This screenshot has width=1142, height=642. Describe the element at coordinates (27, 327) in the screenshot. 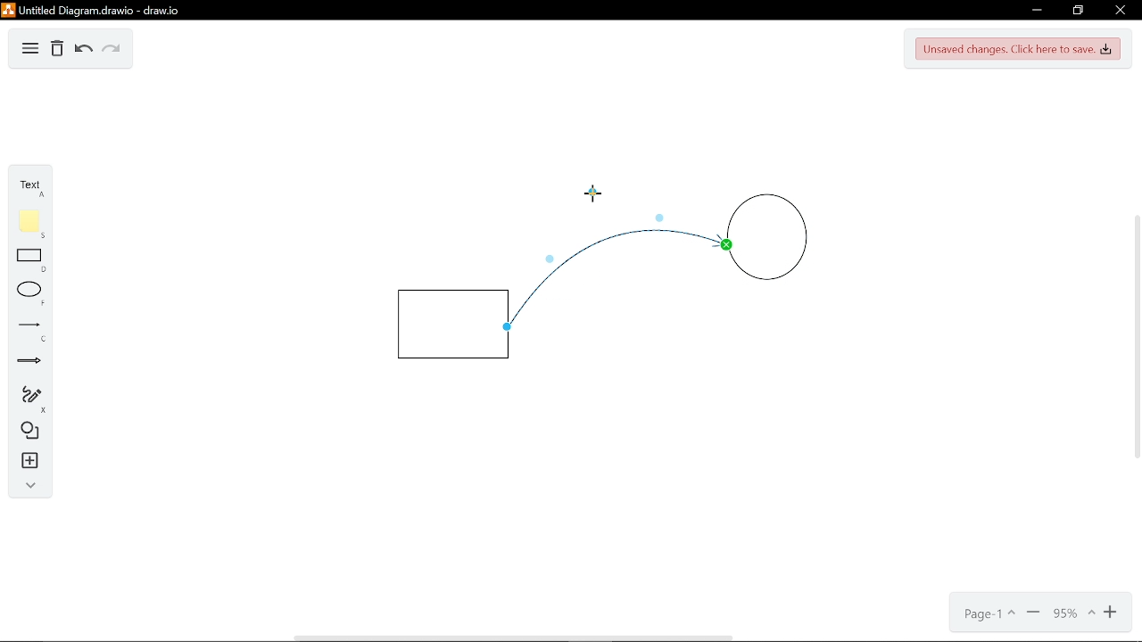

I see `Line` at that location.